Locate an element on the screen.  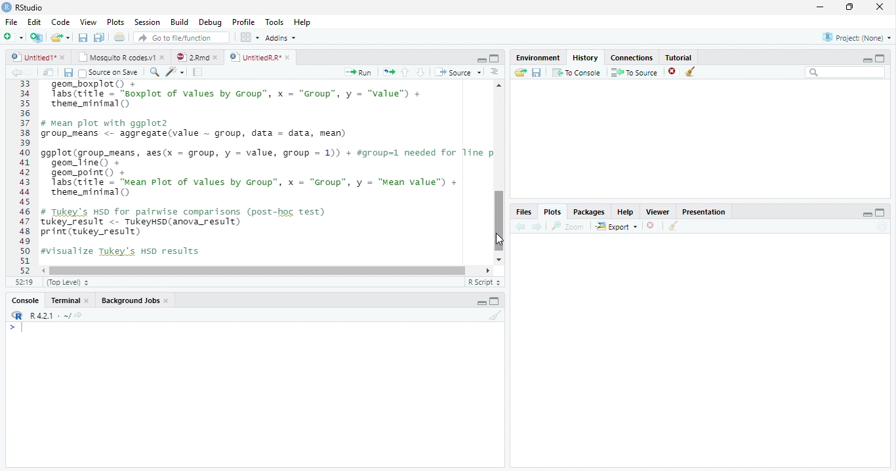
Delete file is located at coordinates (674, 72).